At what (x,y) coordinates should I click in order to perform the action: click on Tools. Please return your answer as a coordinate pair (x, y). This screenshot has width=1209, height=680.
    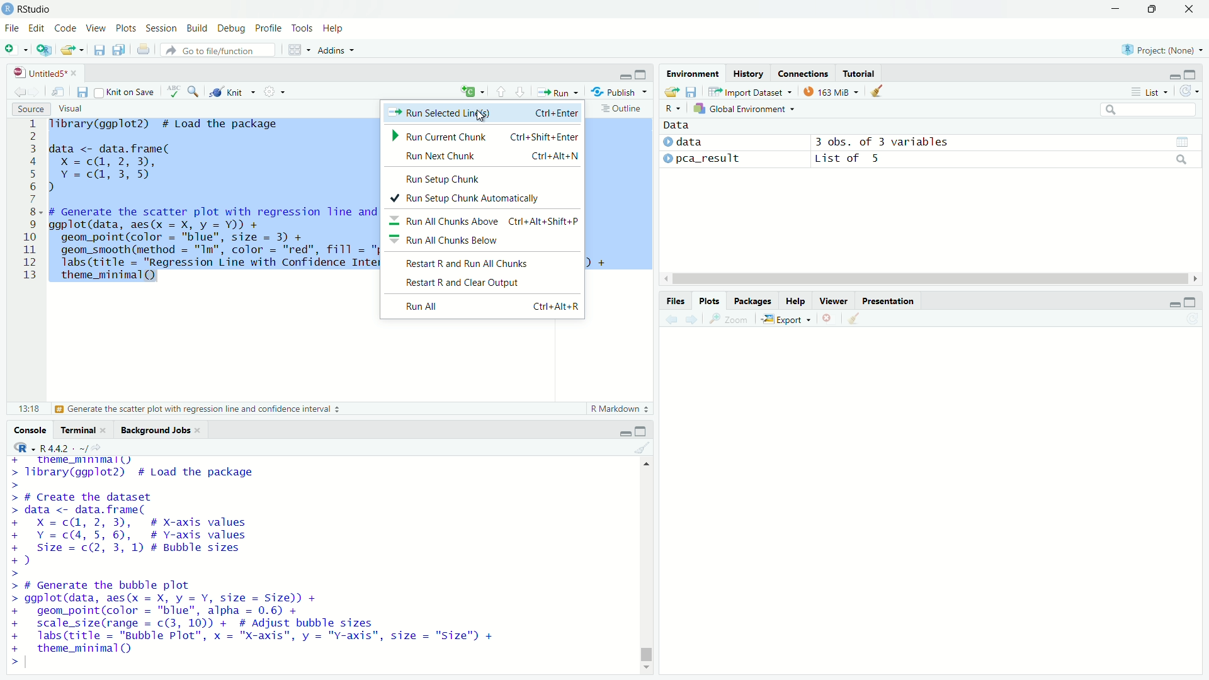
    Looking at the image, I should click on (302, 28).